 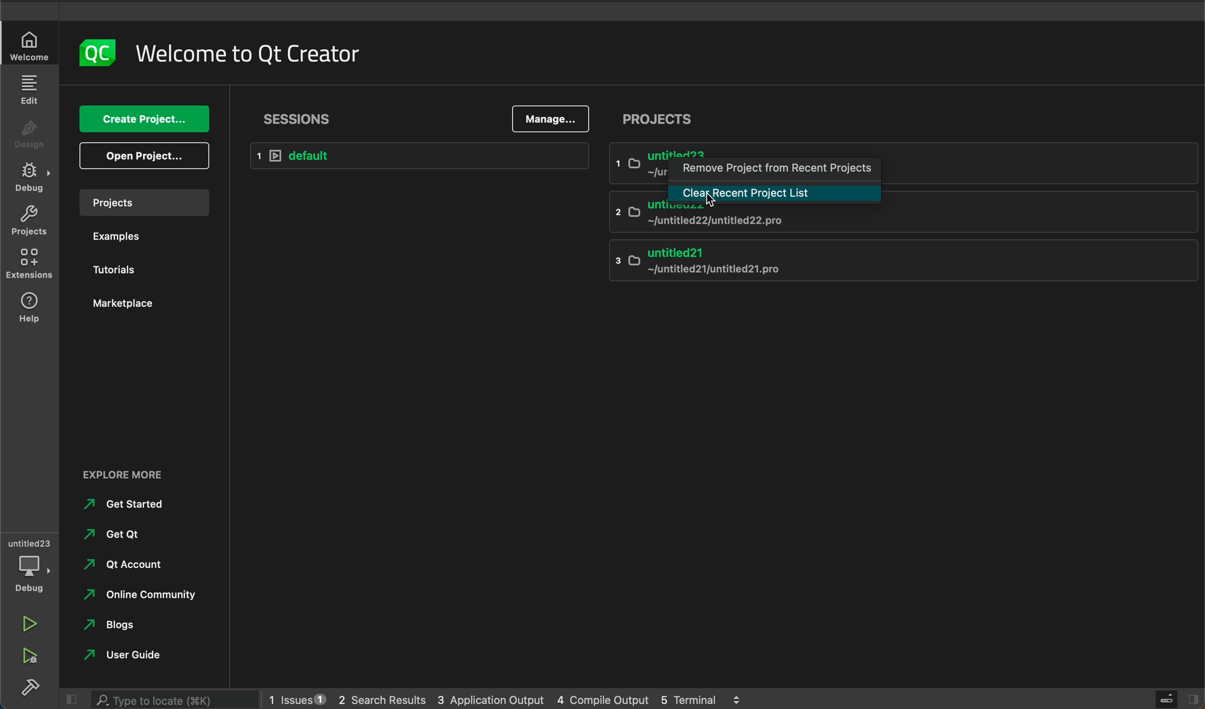 What do you see at coordinates (28, 655) in the screenshot?
I see `run debug` at bounding box center [28, 655].